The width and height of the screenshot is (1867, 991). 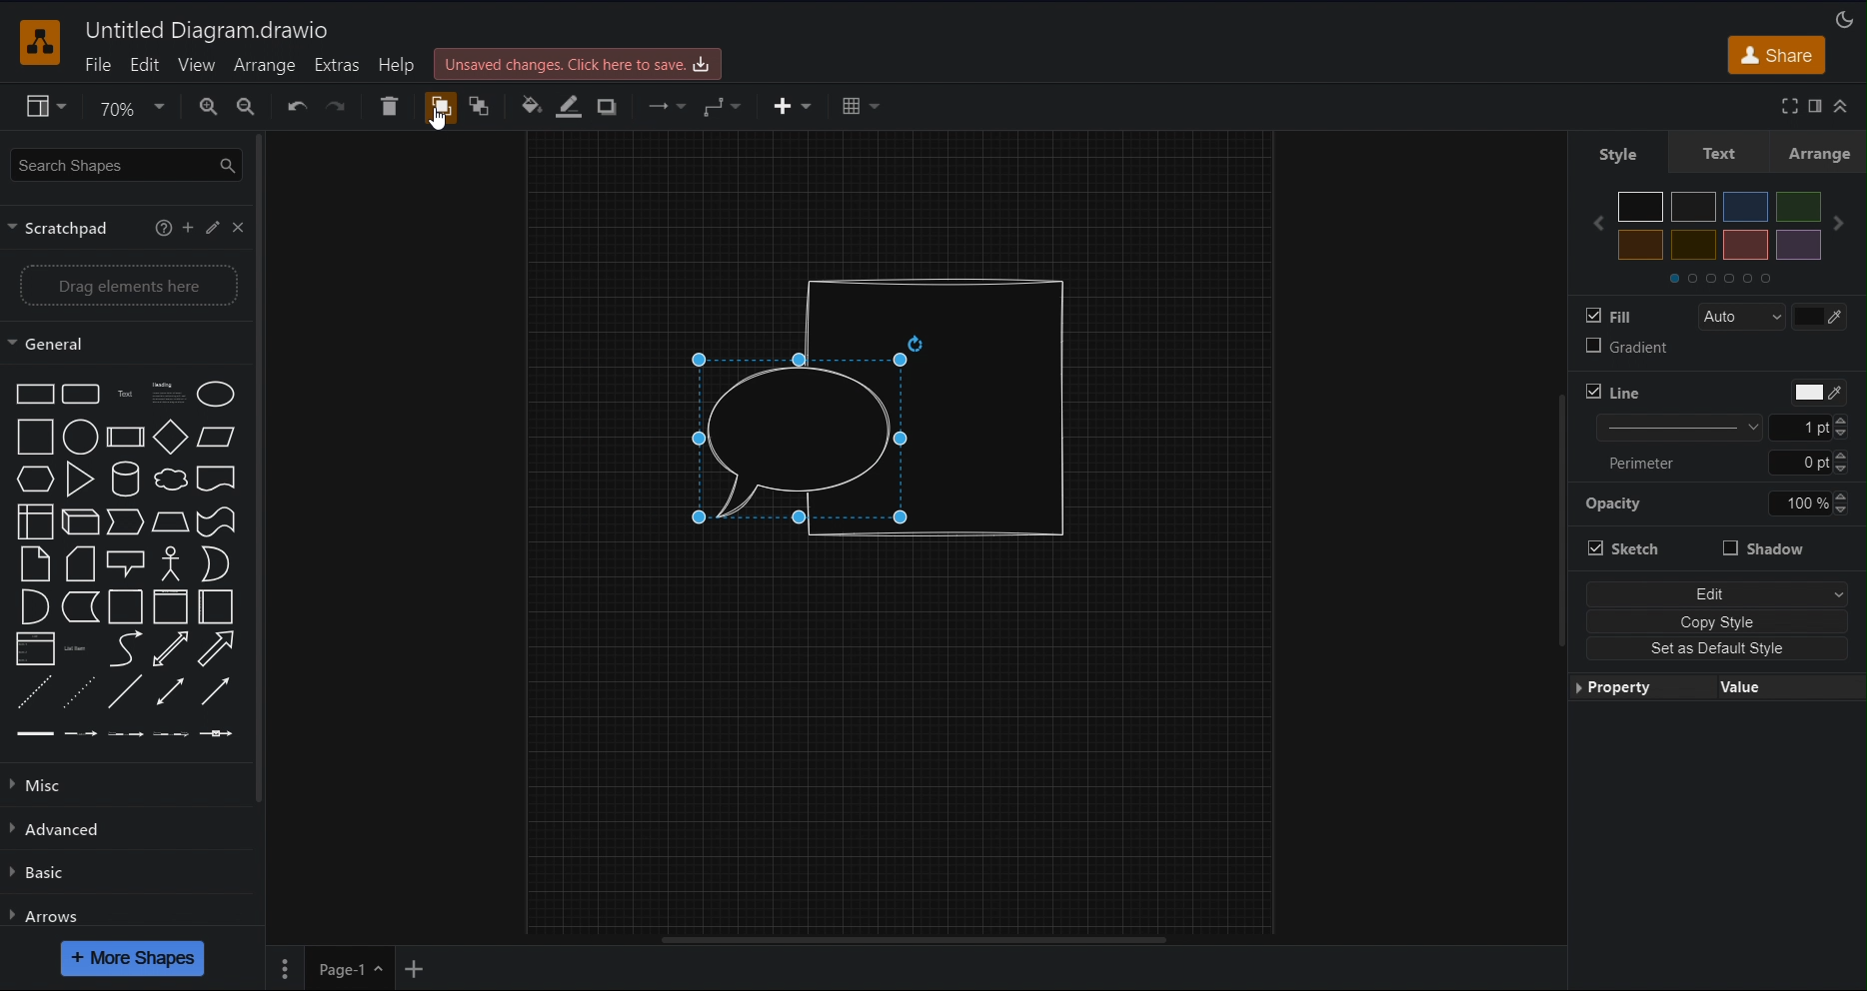 What do you see at coordinates (76, 228) in the screenshot?
I see `Scratchpad` at bounding box center [76, 228].